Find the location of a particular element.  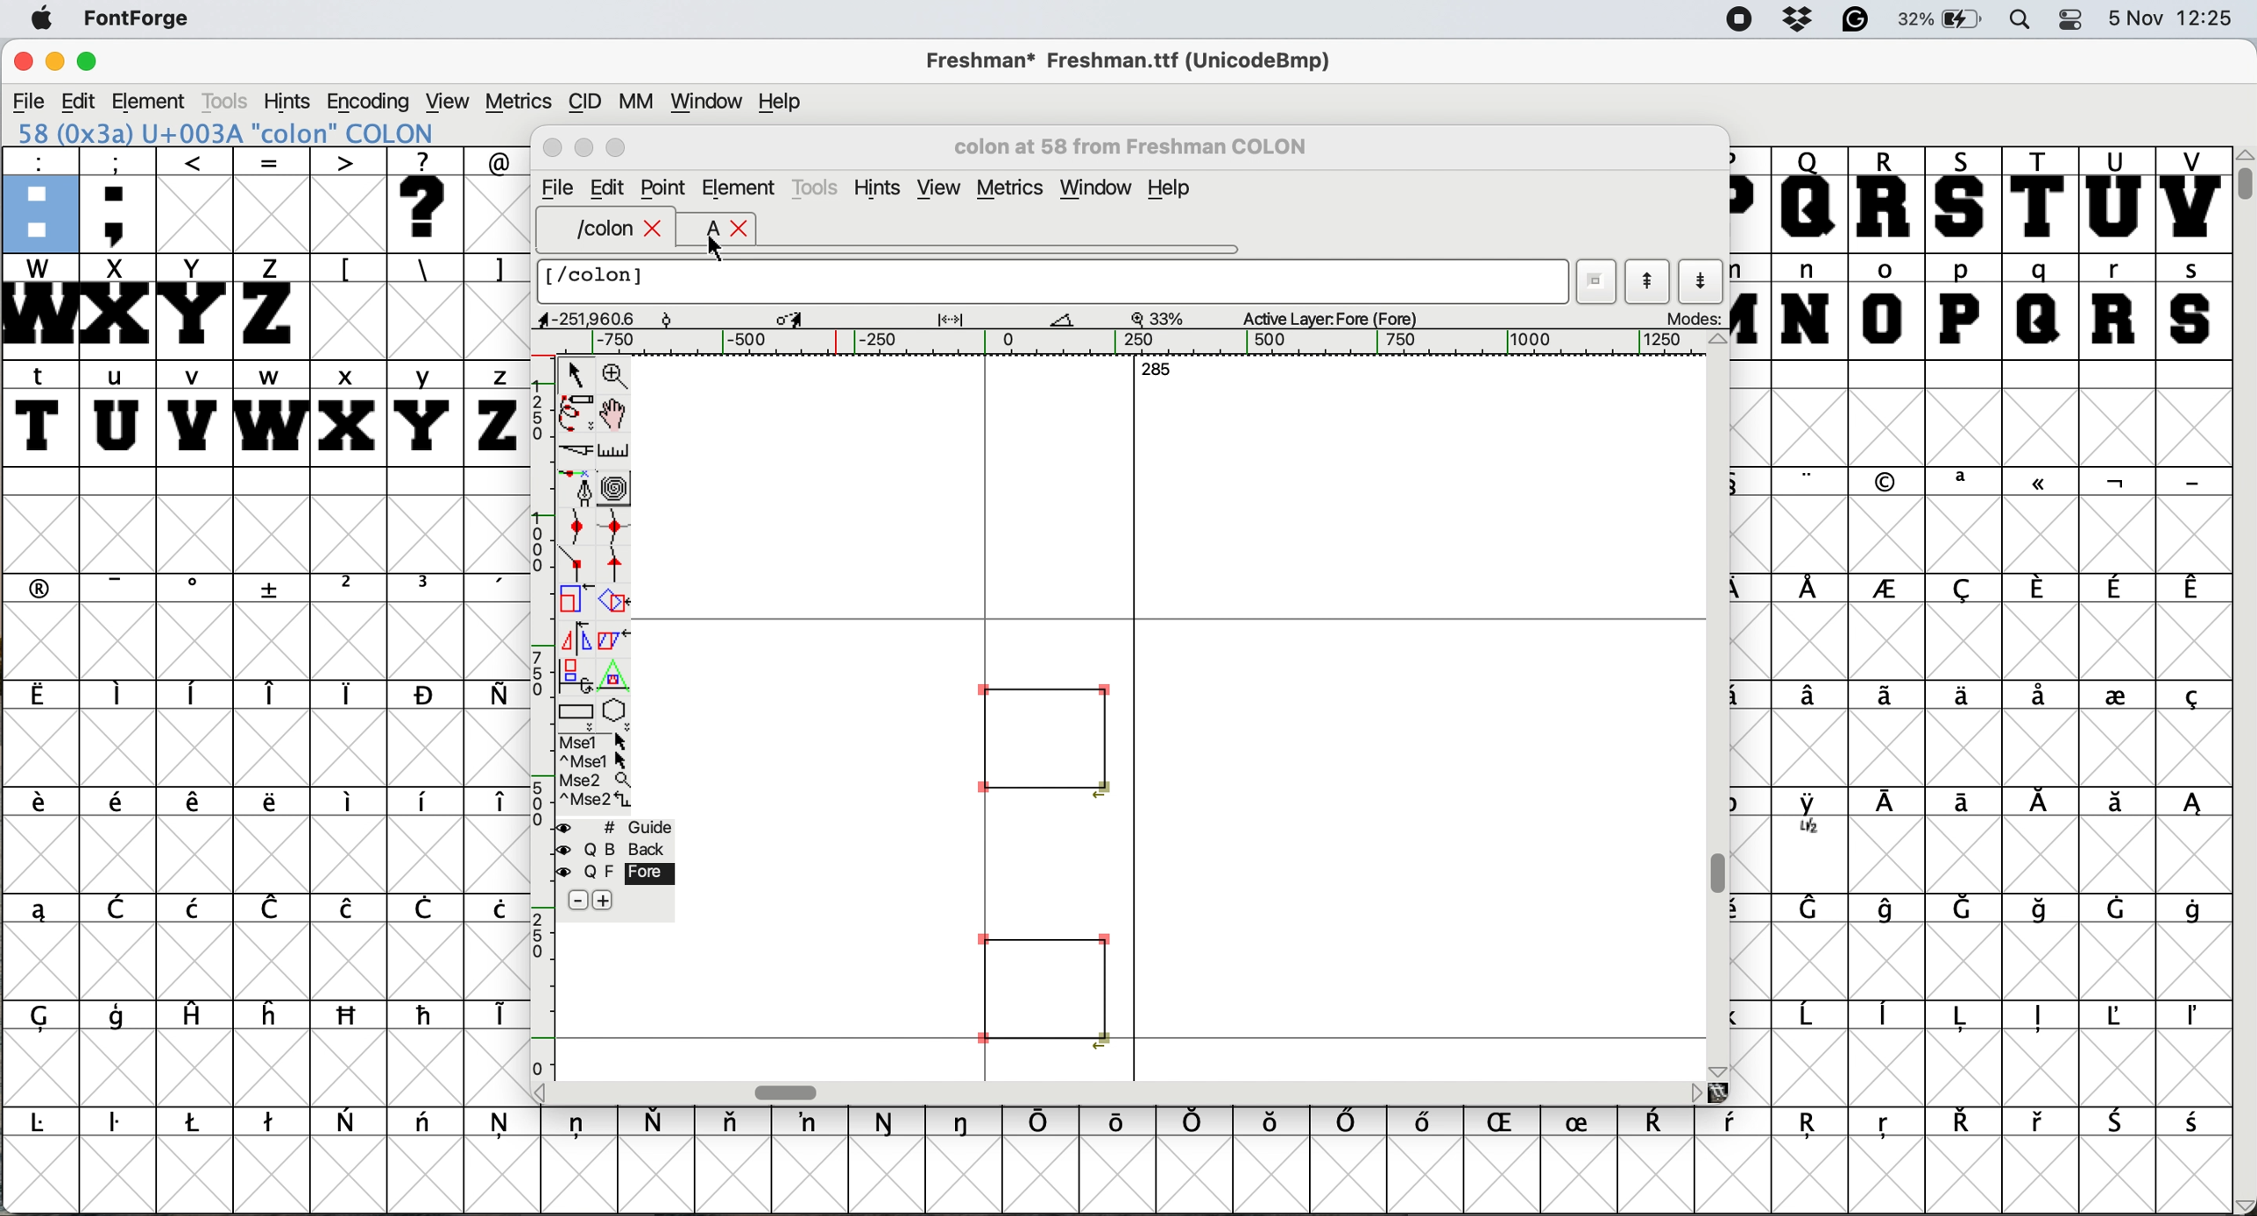

horizontal scale is located at coordinates (1139, 343).